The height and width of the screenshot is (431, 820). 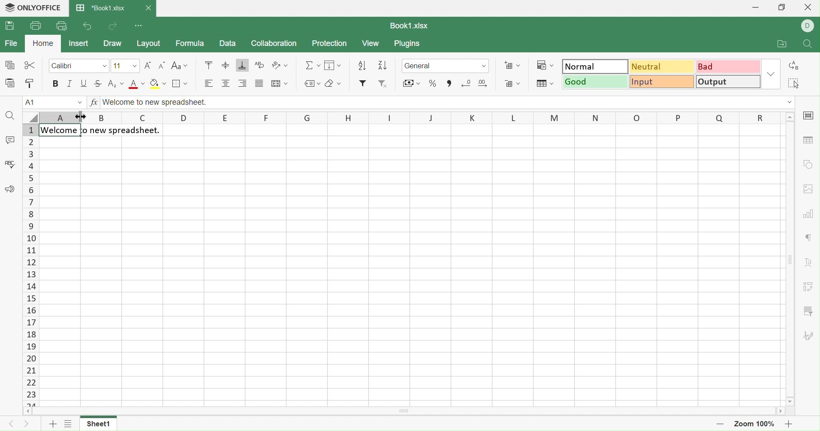 What do you see at coordinates (790, 117) in the screenshot?
I see `Drop Down` at bounding box center [790, 117].